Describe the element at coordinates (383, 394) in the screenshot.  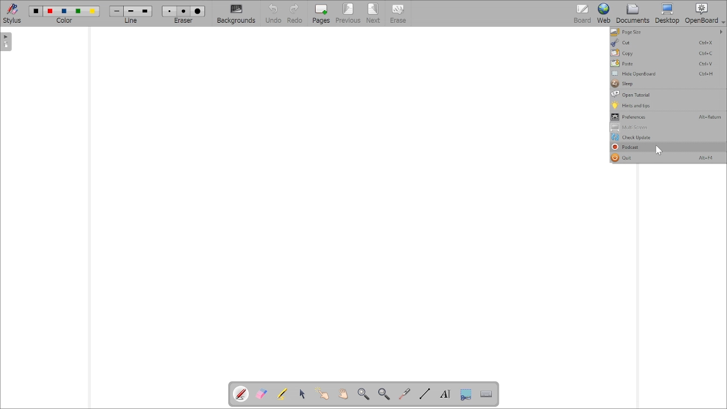
I see `Zoom out` at that location.